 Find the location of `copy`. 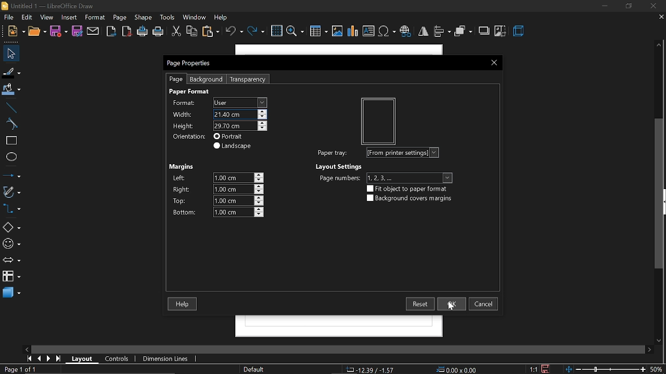

copy is located at coordinates (191, 32).